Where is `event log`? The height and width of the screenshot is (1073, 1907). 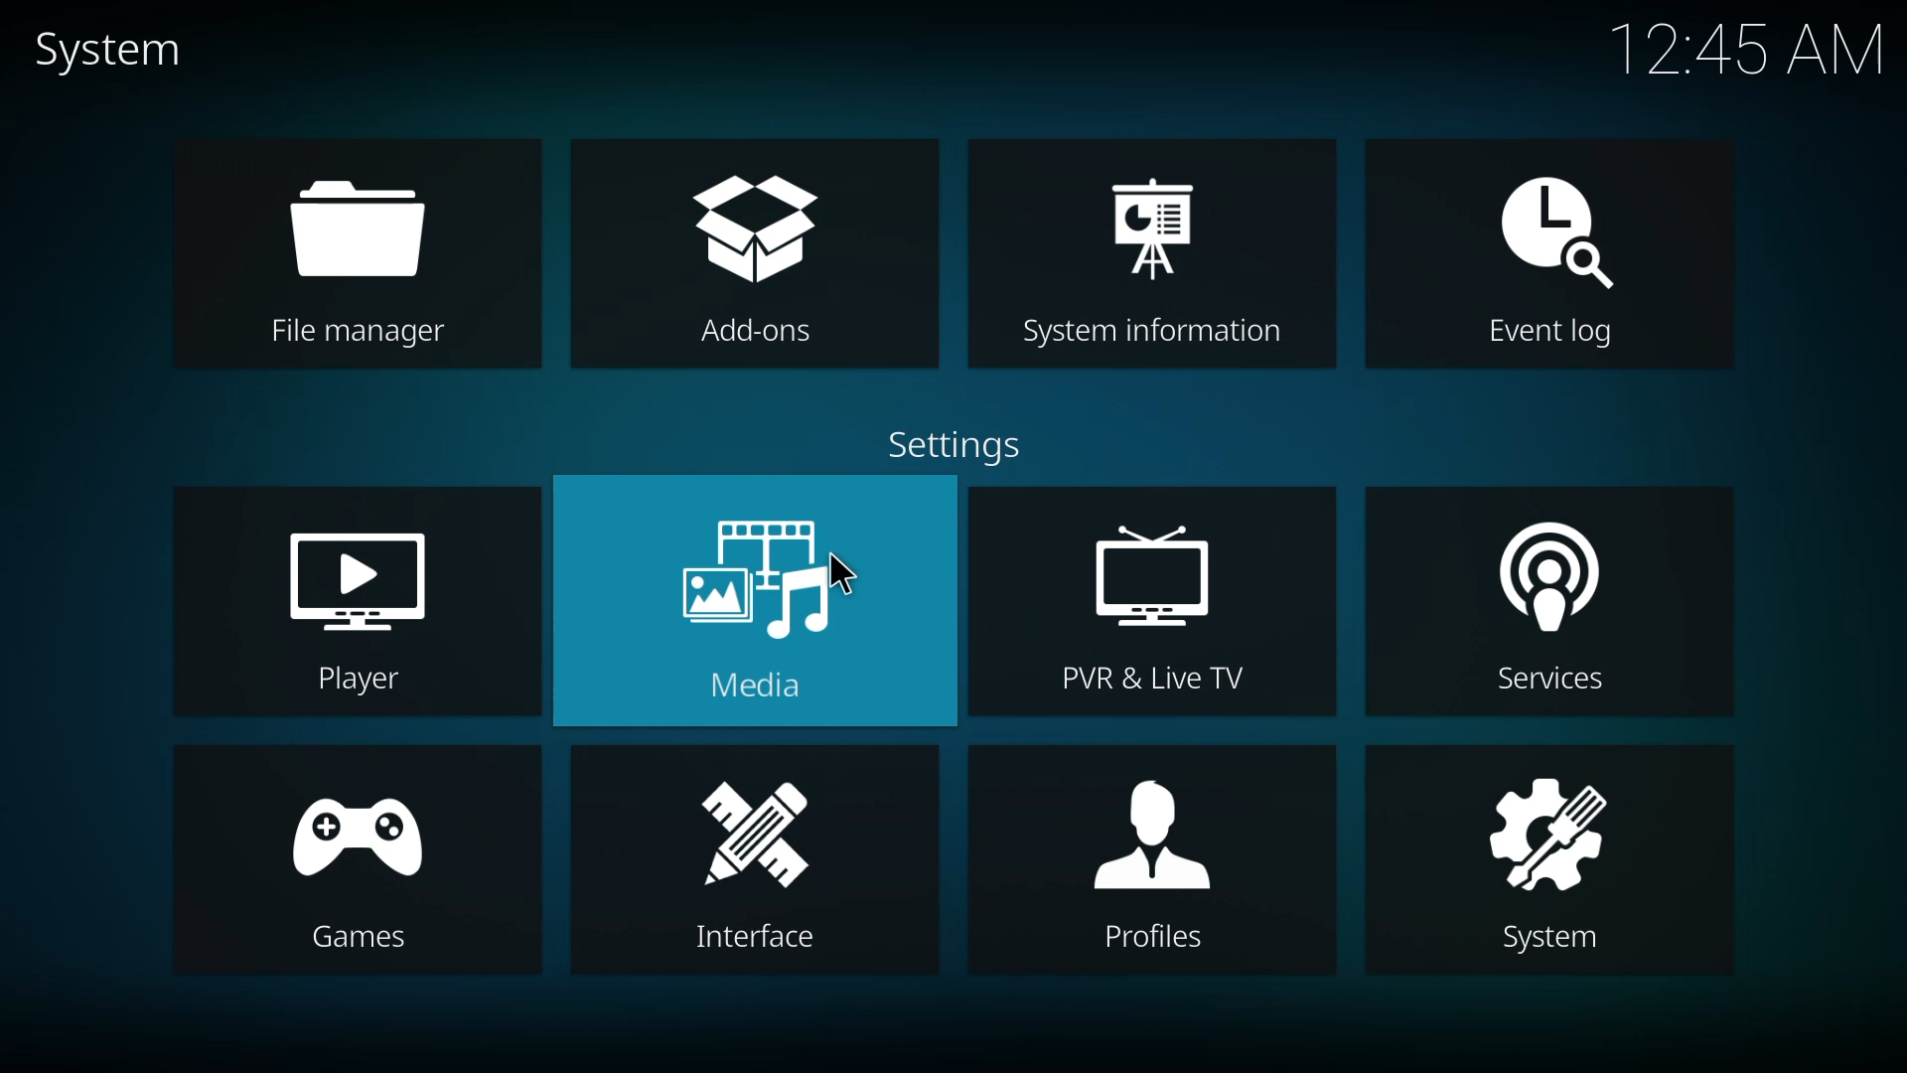 event log is located at coordinates (1549, 252).